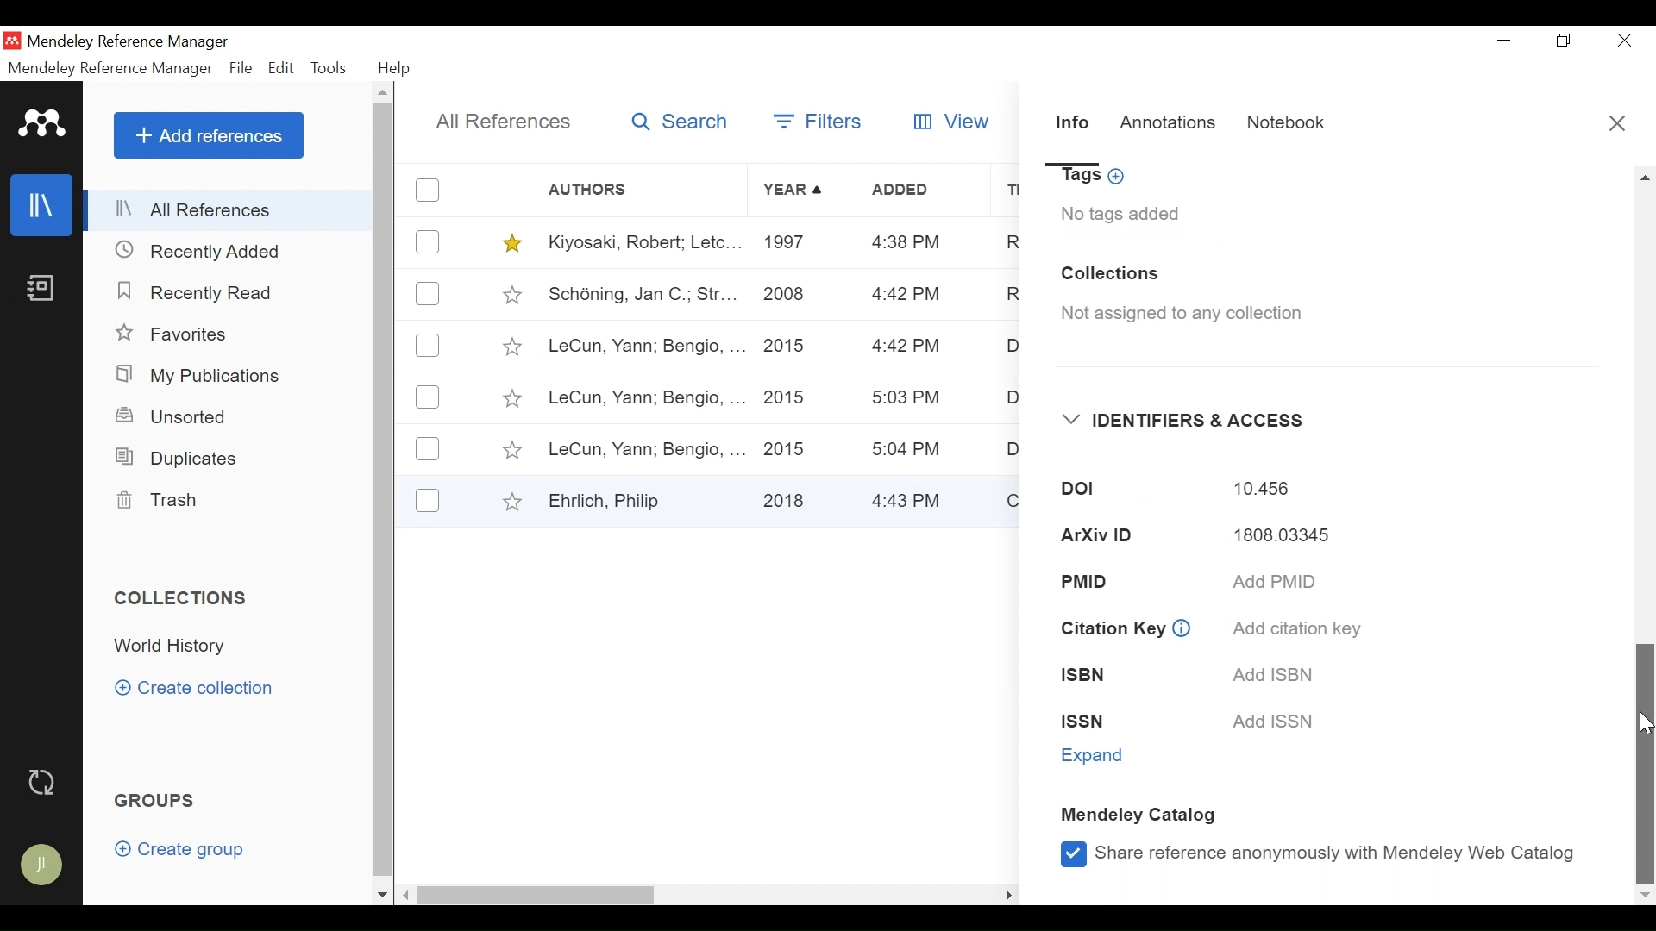 This screenshot has width=1656, height=931. Describe the element at coordinates (1277, 722) in the screenshot. I see `Add ISSN` at that location.